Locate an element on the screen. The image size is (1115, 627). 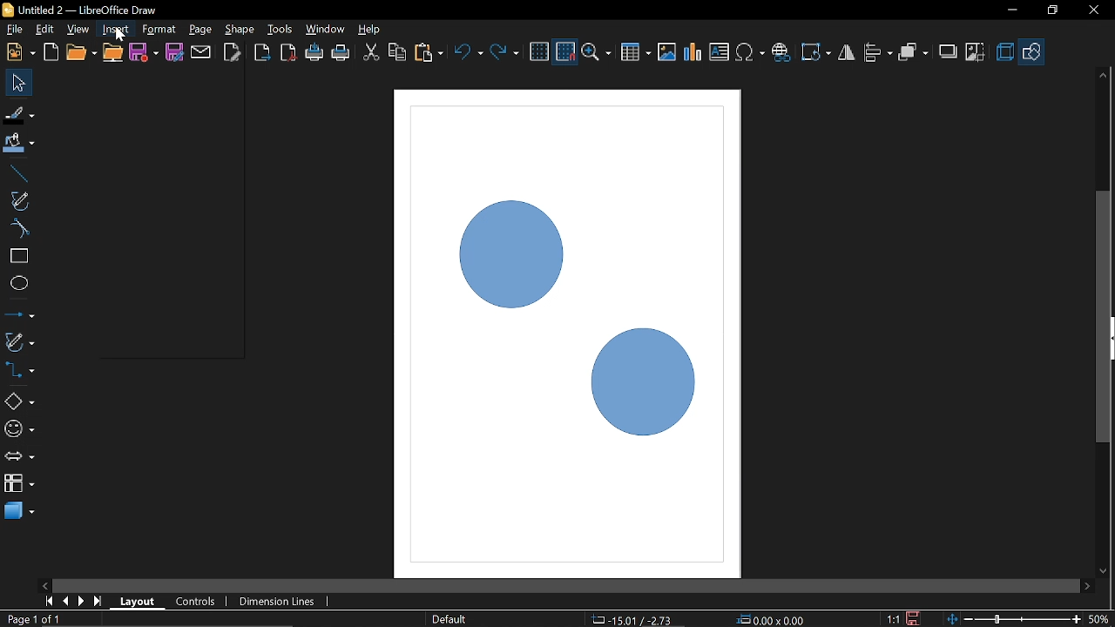
New is located at coordinates (19, 52).